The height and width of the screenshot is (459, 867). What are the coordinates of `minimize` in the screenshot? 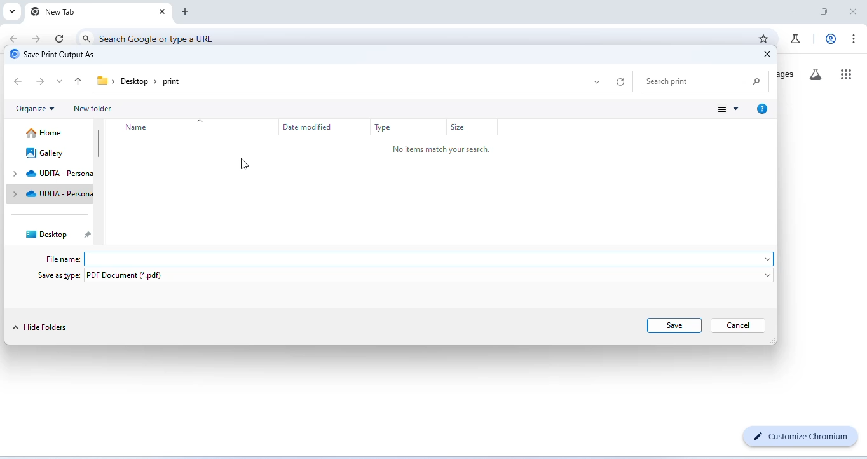 It's located at (795, 12).